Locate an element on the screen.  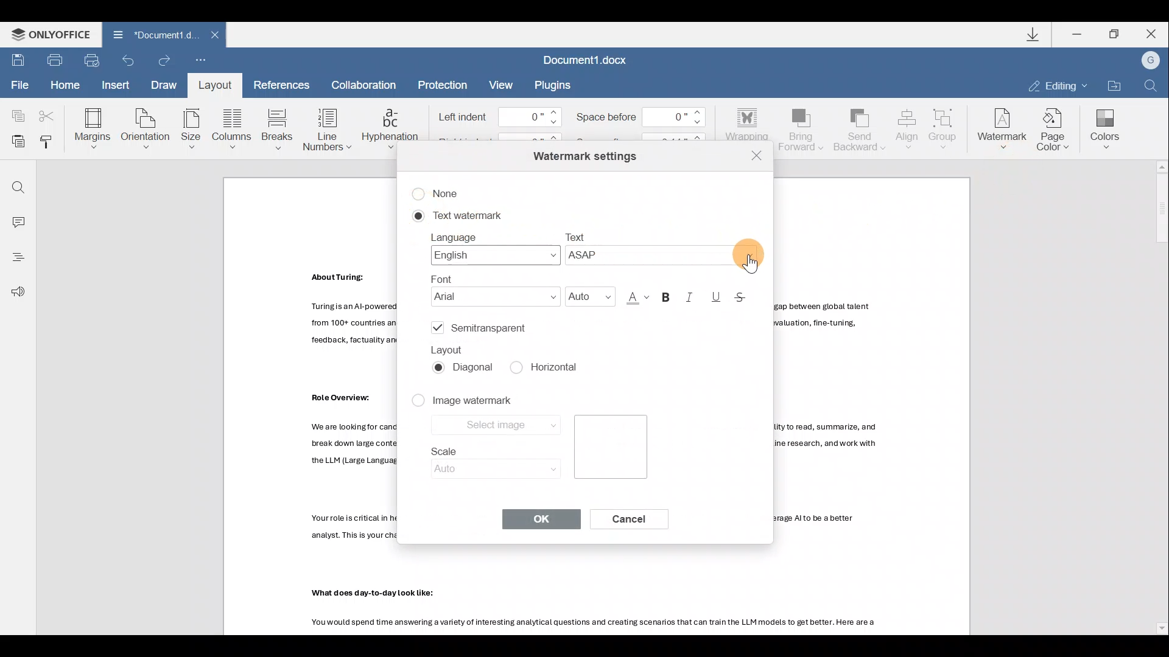
Maximize is located at coordinates (1113, 34).